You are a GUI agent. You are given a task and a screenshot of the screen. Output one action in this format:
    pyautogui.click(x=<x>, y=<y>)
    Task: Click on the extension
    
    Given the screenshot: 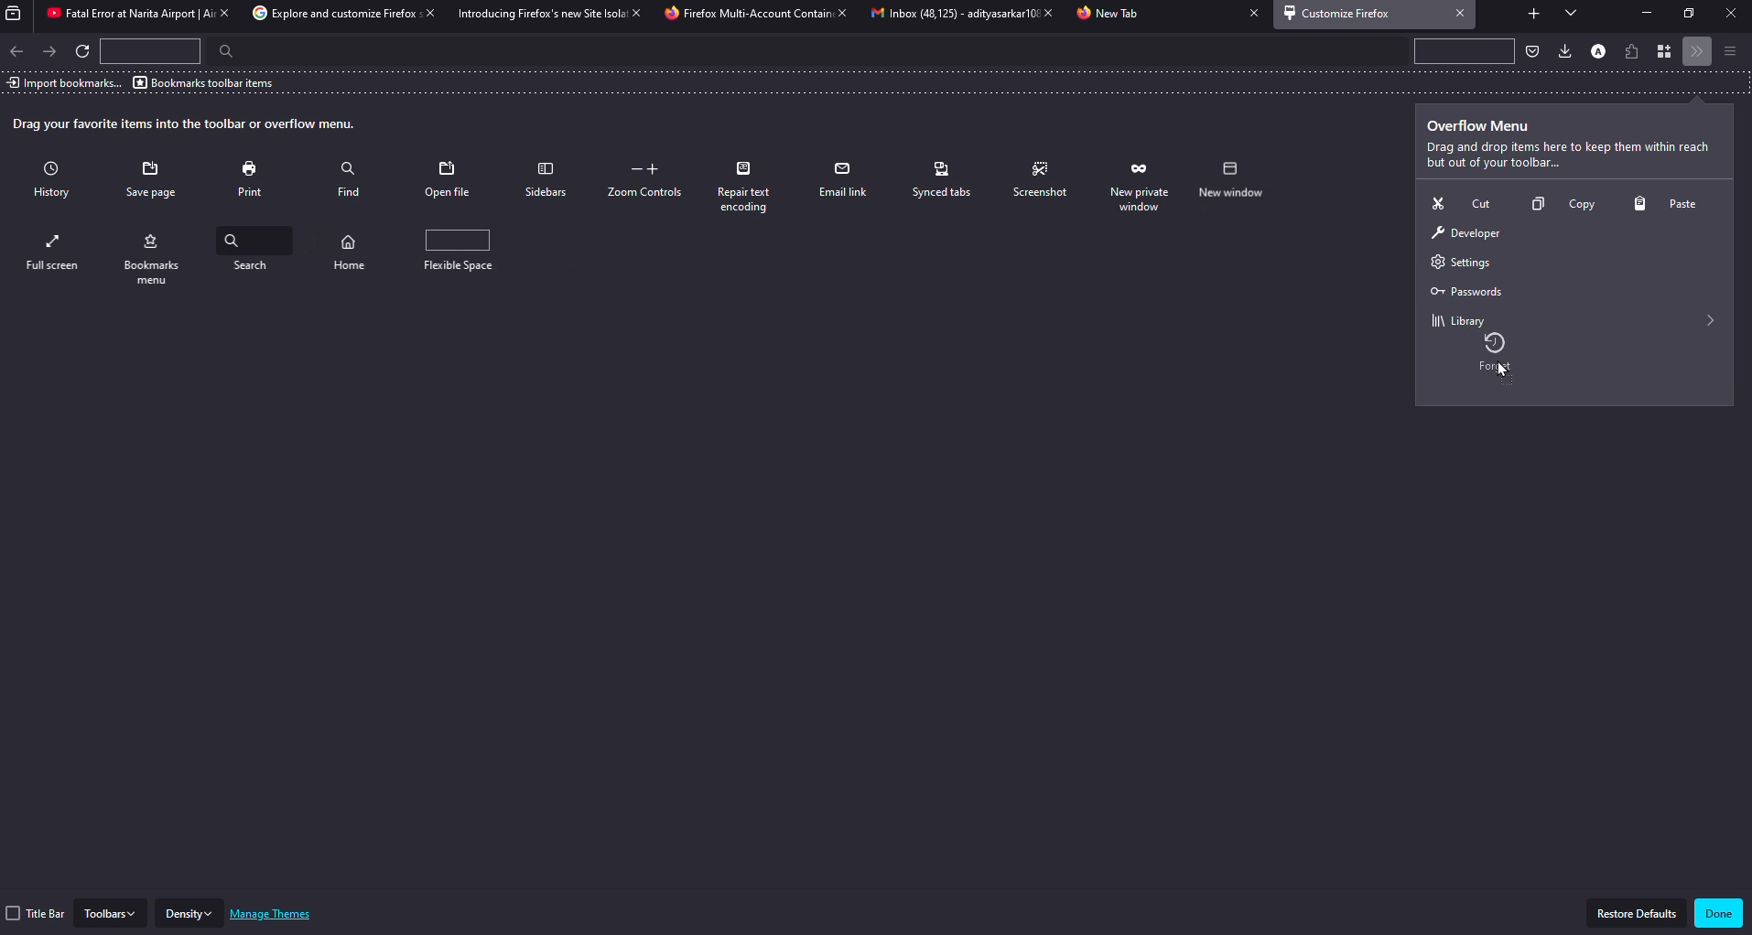 What is the action you would take?
    pyautogui.click(x=1634, y=49)
    